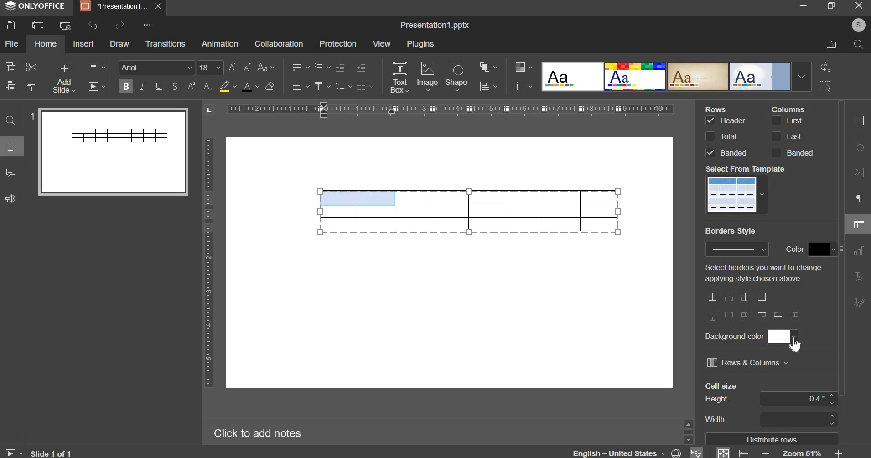 The image size is (871, 458). Describe the element at coordinates (37, 6) in the screenshot. I see `ONLYOFFICE ` at that location.